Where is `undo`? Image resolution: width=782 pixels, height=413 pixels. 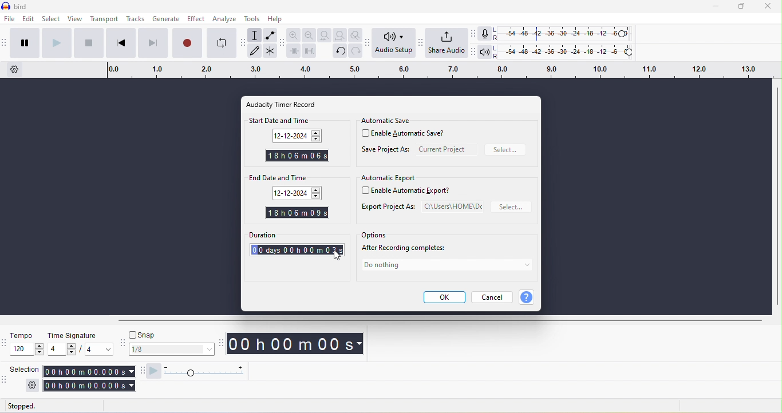 undo is located at coordinates (340, 51).